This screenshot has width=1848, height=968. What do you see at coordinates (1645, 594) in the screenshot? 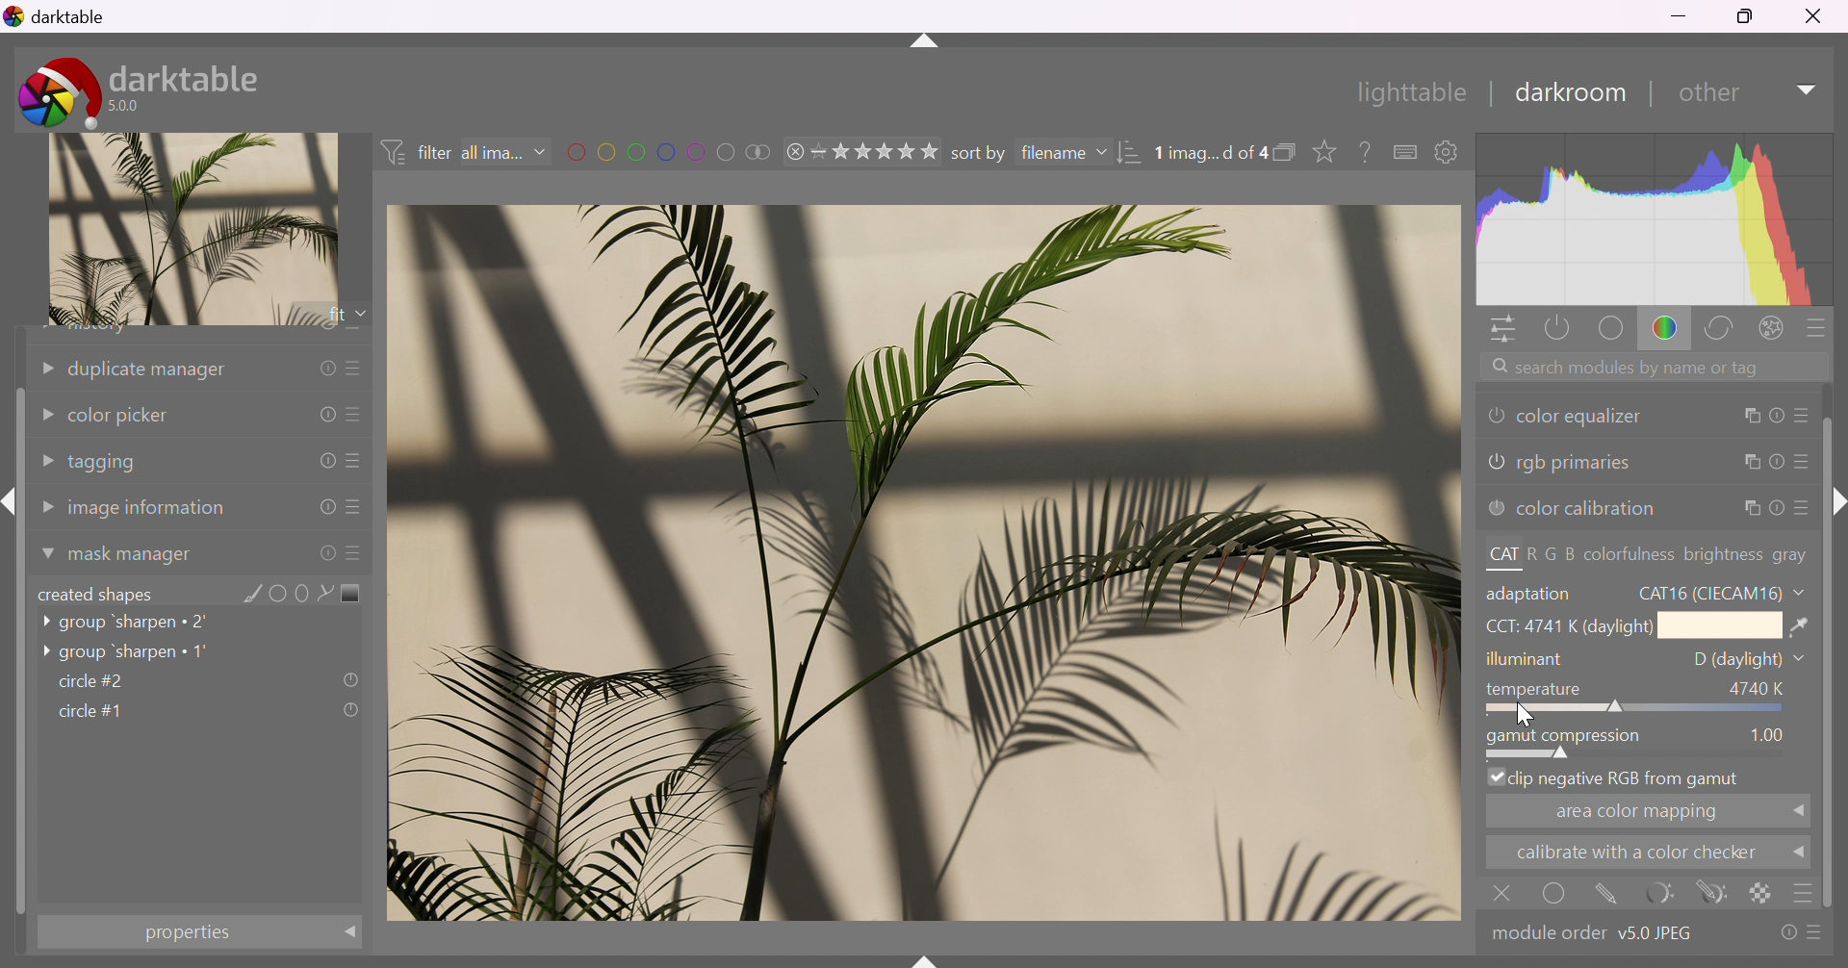
I see `adaptation` at bounding box center [1645, 594].